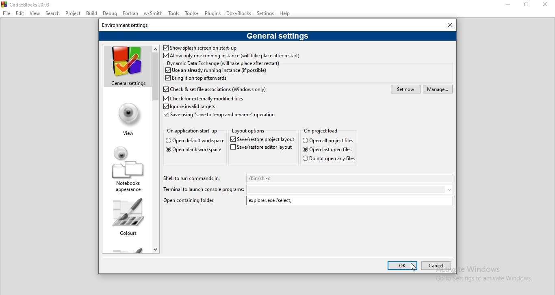  What do you see at coordinates (130, 13) in the screenshot?
I see `Fortran` at bounding box center [130, 13].